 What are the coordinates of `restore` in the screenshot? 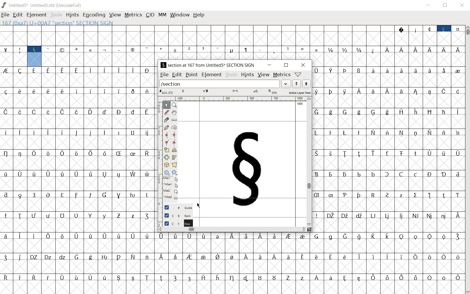 It's located at (286, 65).